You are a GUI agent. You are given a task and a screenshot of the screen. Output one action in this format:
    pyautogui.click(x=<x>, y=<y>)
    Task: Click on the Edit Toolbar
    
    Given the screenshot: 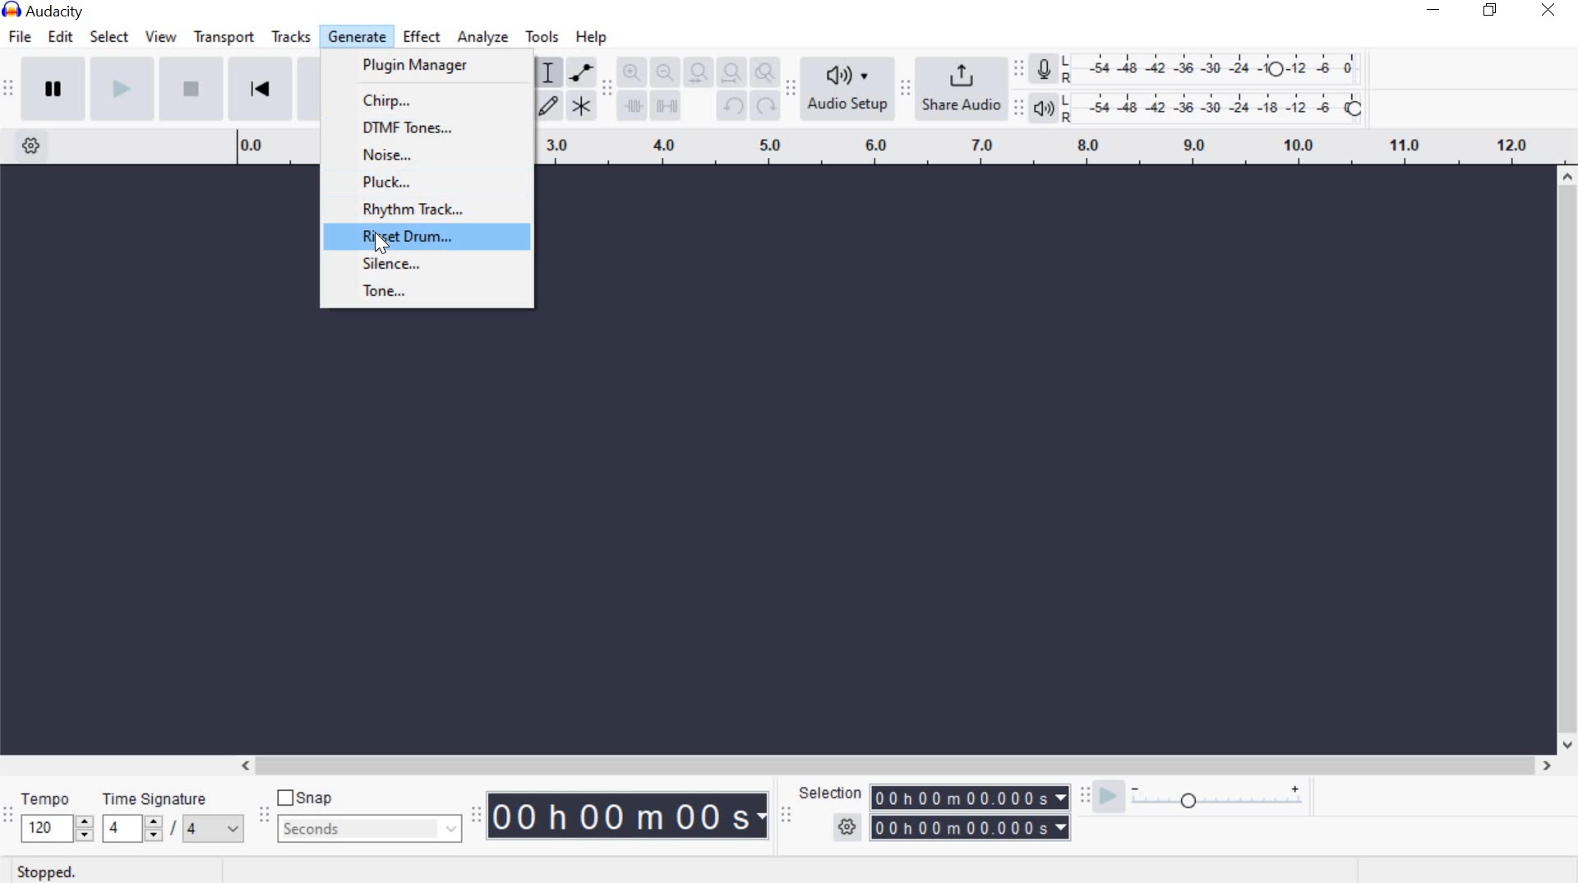 What is the action you would take?
    pyautogui.click(x=606, y=91)
    